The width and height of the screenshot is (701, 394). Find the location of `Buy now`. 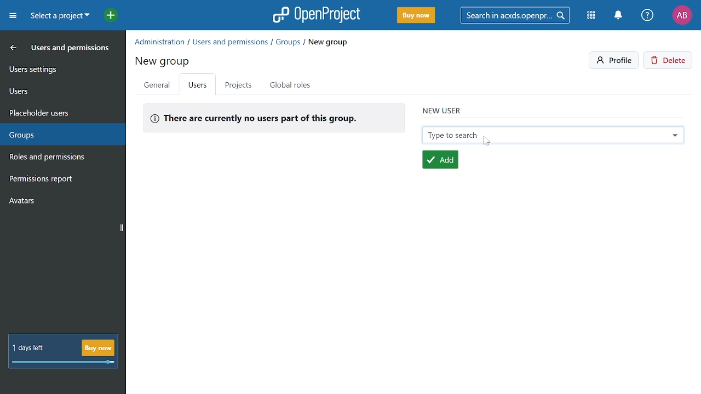

Buy now is located at coordinates (415, 16).